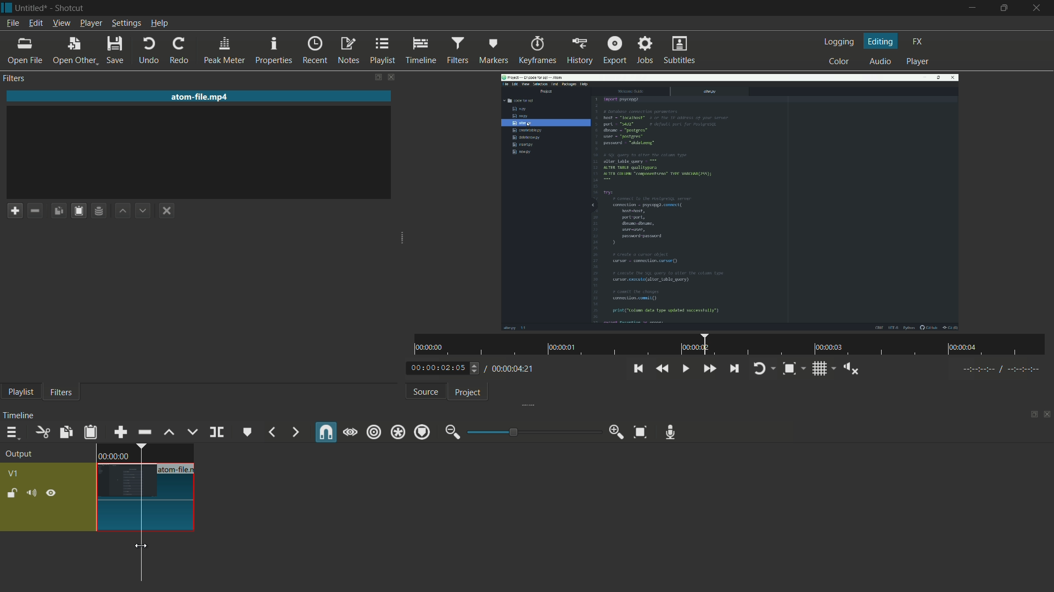 This screenshot has height=592, width=1054. I want to click on view menu, so click(63, 23).